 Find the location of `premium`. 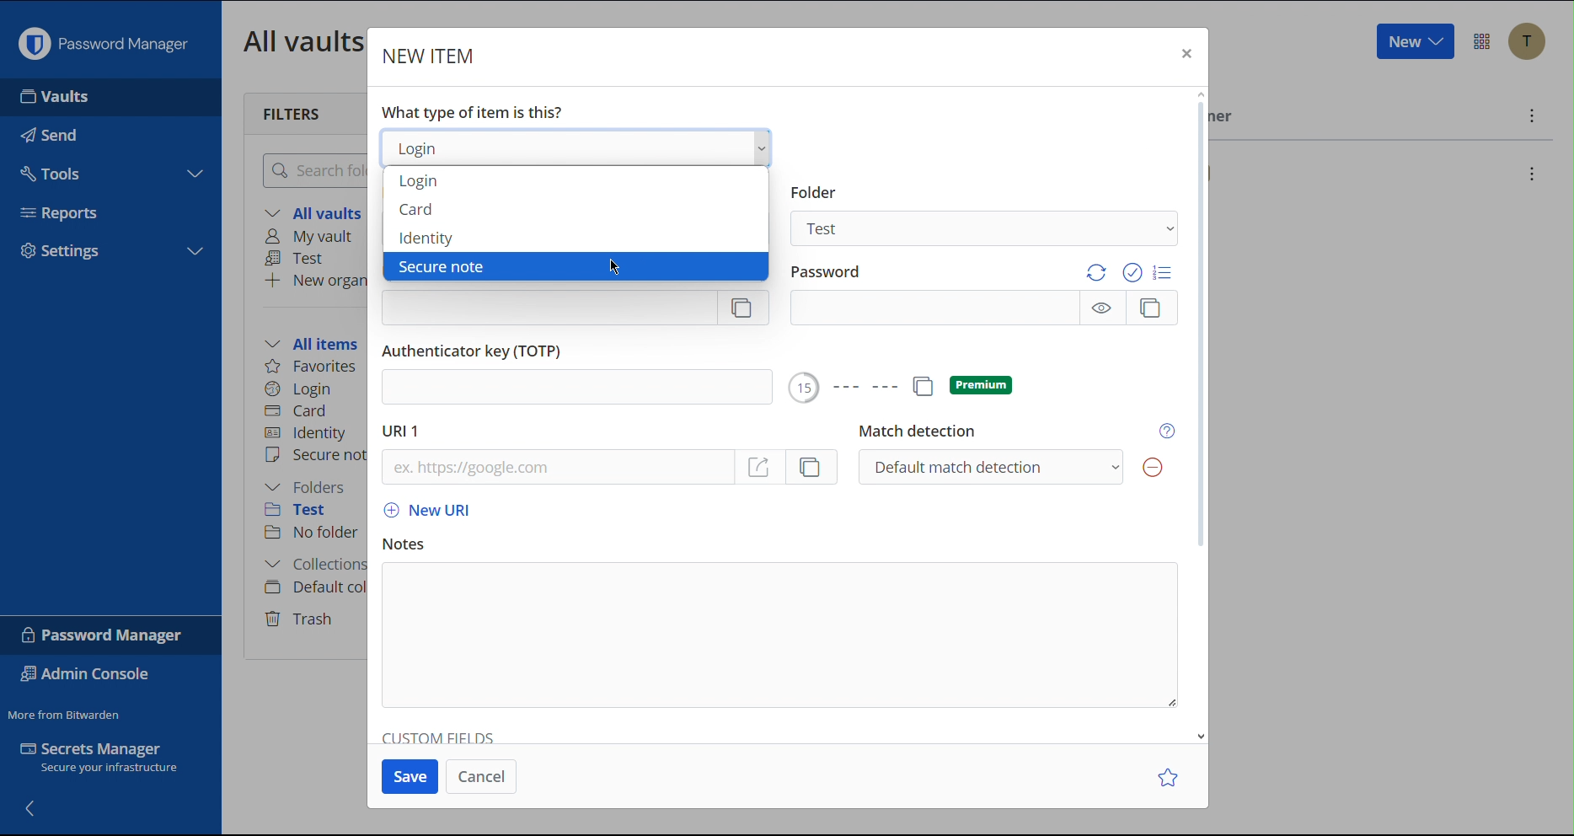

premium is located at coordinates (981, 385).